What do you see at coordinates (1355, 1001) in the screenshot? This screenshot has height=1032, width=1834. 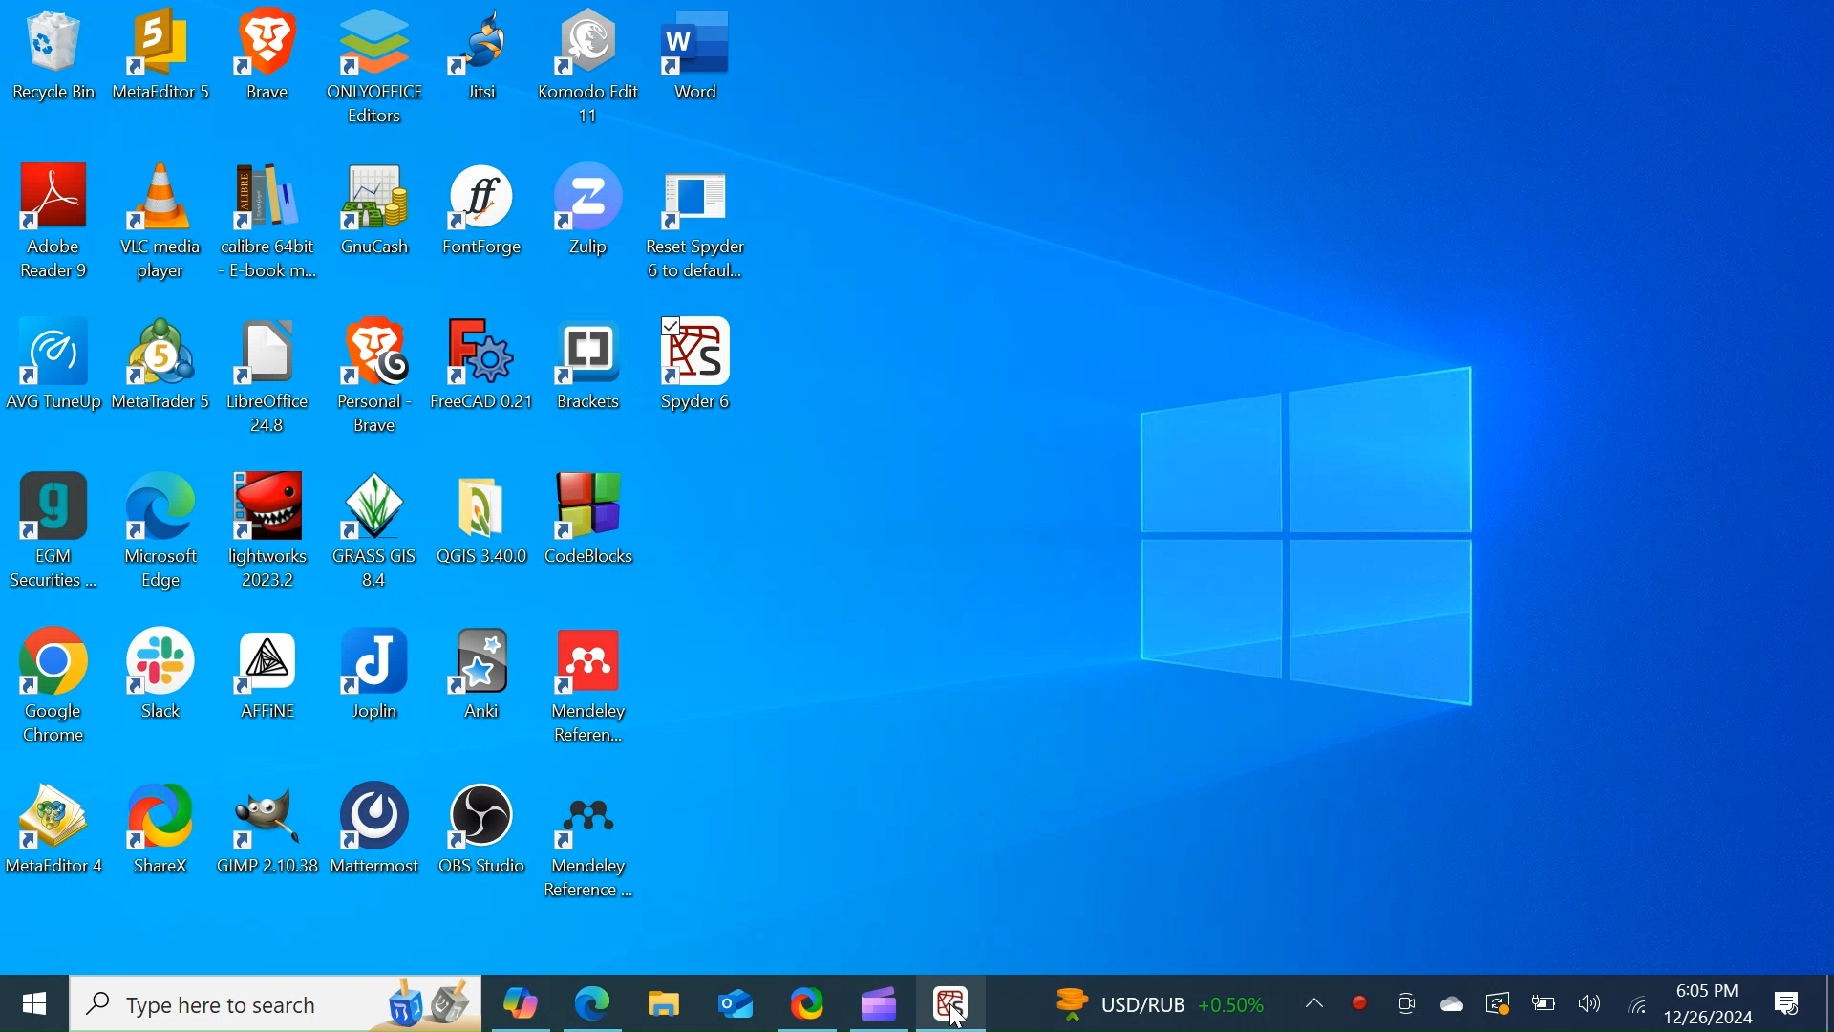 I see `Record` at bounding box center [1355, 1001].